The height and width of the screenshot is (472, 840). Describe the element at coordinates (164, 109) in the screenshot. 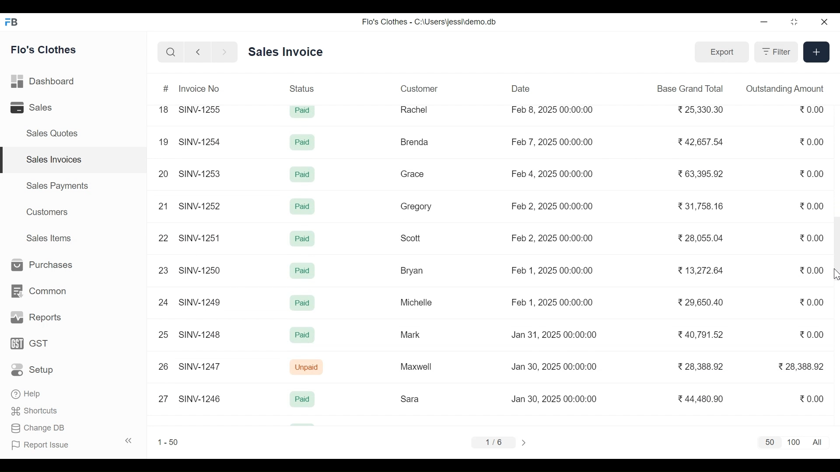

I see `18` at that location.